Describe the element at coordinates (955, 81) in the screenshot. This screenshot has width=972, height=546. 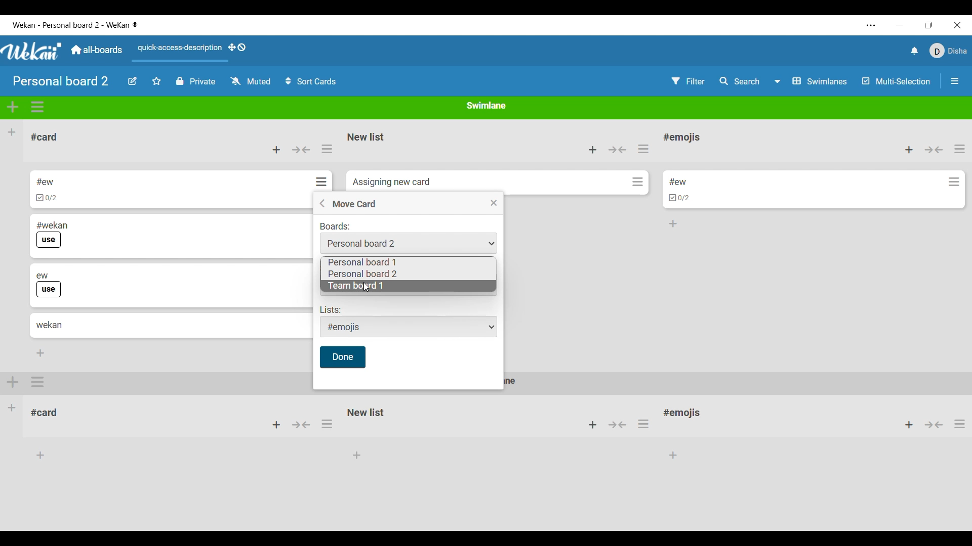
I see `Open/Close sidebar` at that location.